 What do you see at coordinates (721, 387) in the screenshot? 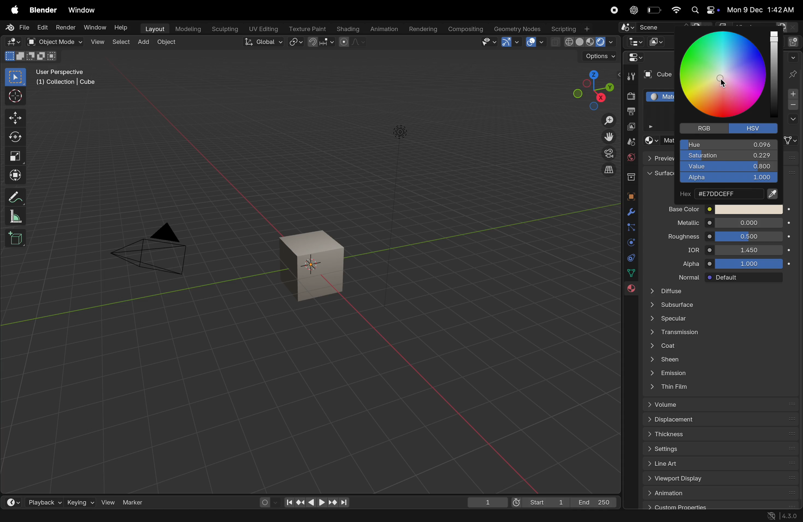
I see `this fan` at bounding box center [721, 387].